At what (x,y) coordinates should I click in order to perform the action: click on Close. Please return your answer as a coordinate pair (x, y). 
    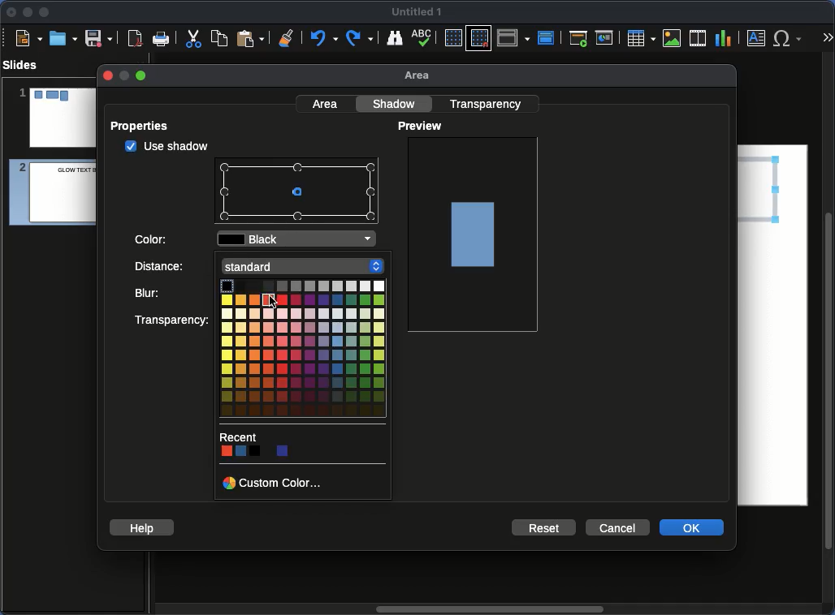
    Looking at the image, I should click on (12, 12).